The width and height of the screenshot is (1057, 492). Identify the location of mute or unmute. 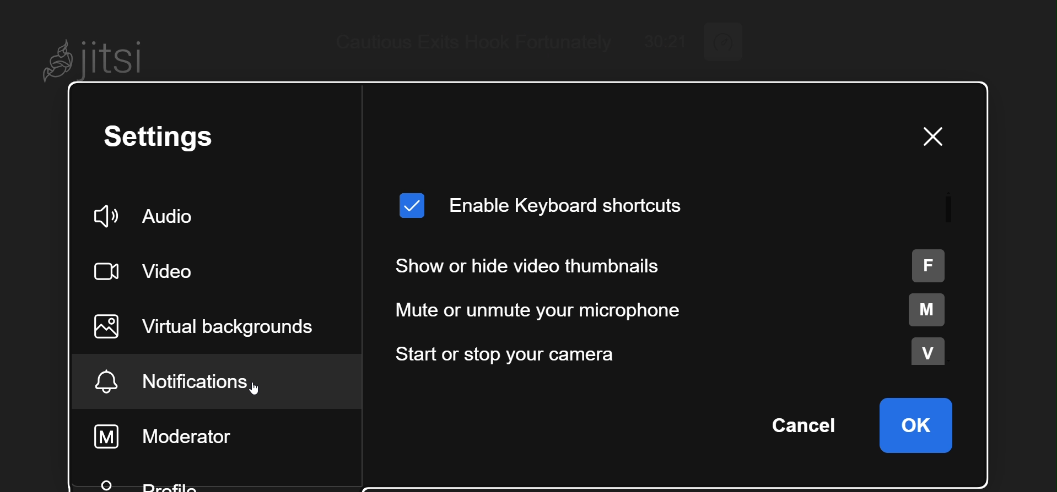
(681, 309).